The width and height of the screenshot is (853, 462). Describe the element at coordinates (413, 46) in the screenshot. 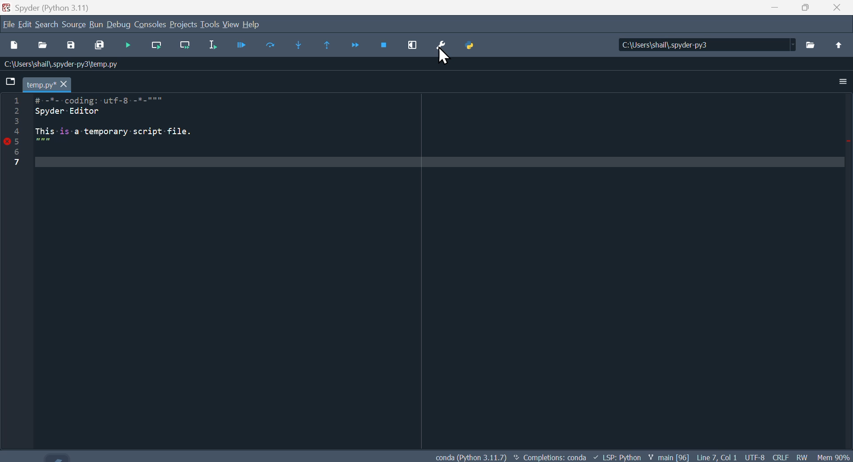

I see `Maximise current window` at that location.